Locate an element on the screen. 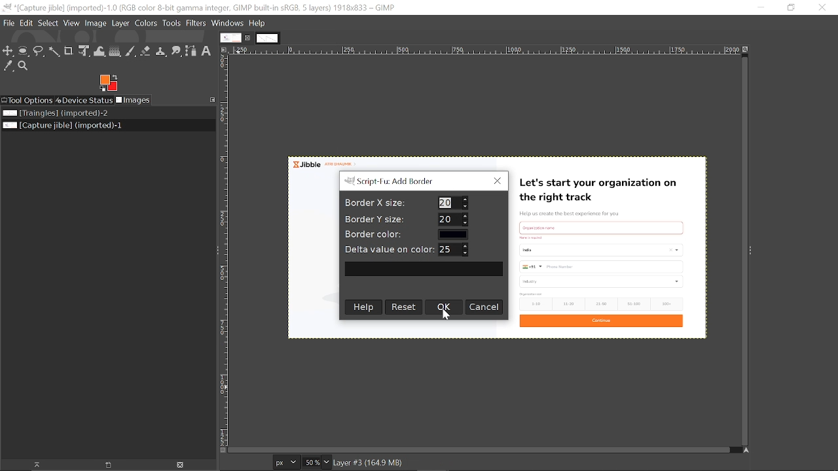  Border X size is located at coordinates (452, 203).